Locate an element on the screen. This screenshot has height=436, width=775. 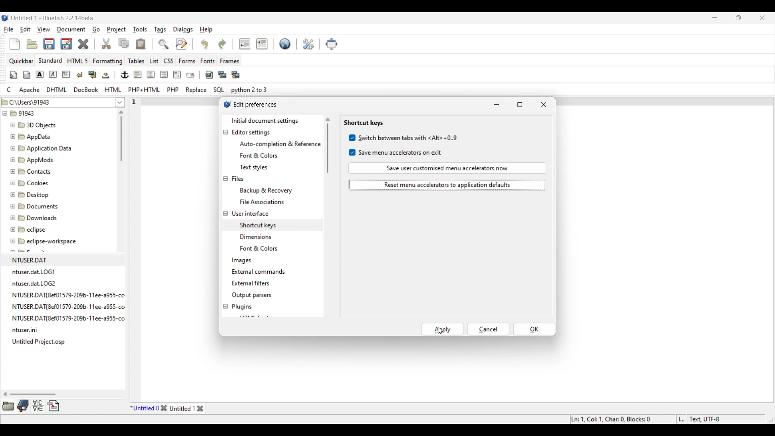
Edit preferences, highlighted by cursor is located at coordinates (308, 43).